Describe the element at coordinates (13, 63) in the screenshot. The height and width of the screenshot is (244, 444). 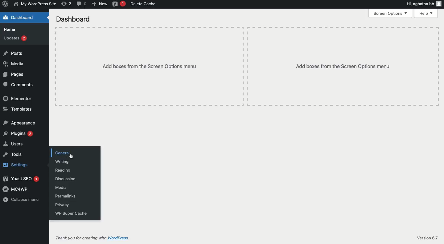
I see `Media` at that location.